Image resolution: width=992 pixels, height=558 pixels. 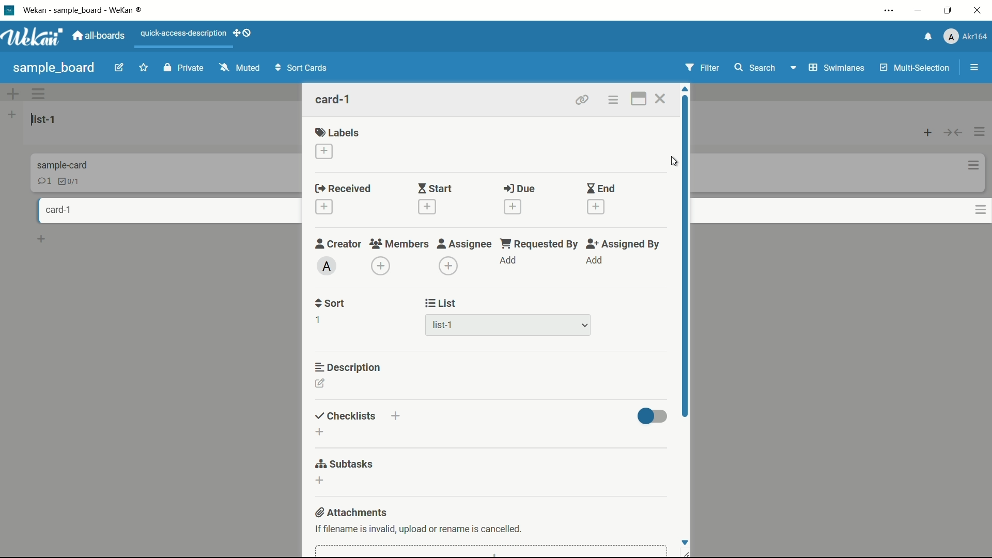 What do you see at coordinates (305, 69) in the screenshot?
I see `sort cards` at bounding box center [305, 69].